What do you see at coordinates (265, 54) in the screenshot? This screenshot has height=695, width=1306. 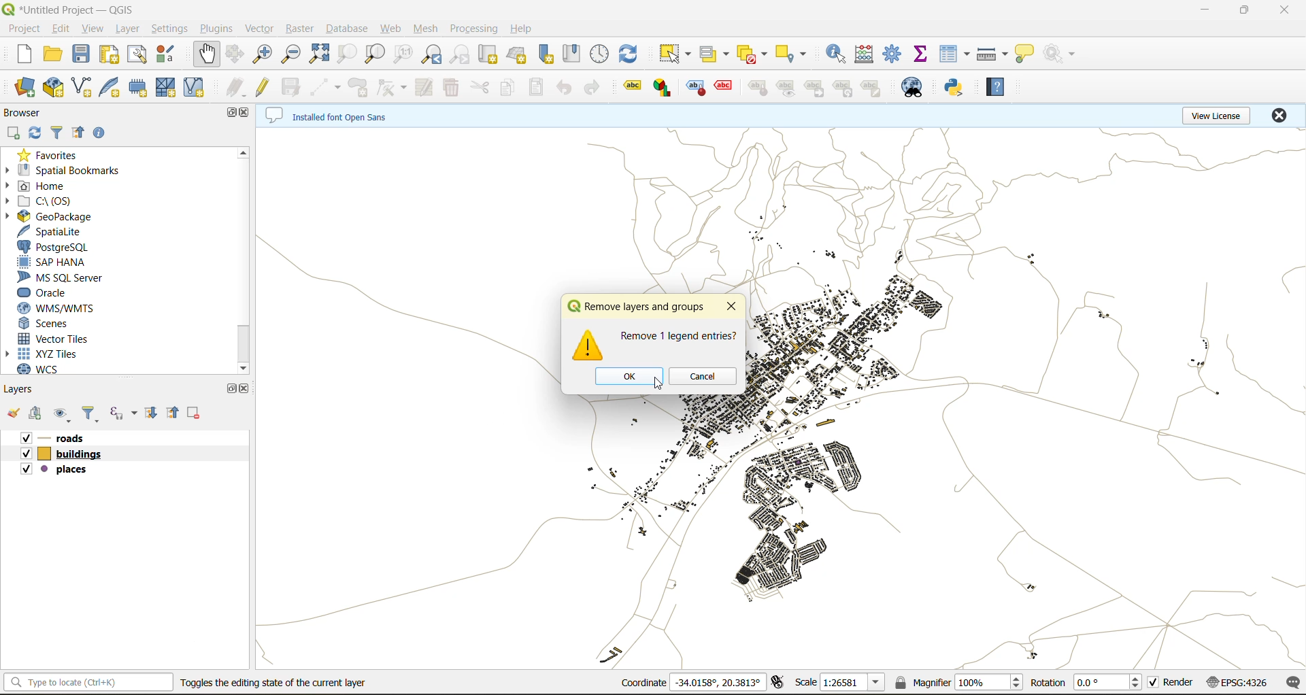 I see `zoom in` at bounding box center [265, 54].